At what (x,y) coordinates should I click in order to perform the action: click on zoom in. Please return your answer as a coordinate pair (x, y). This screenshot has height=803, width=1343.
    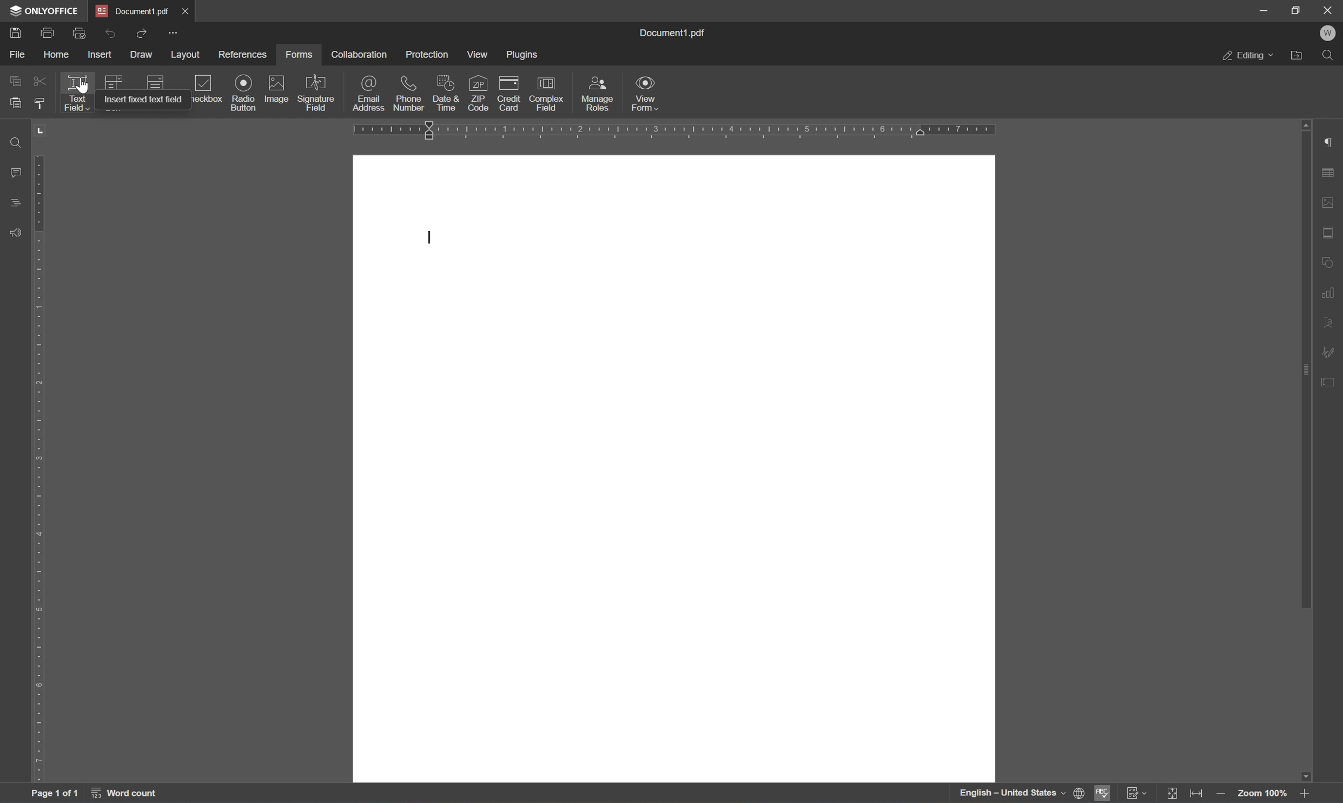
    Looking at the image, I should click on (1308, 794).